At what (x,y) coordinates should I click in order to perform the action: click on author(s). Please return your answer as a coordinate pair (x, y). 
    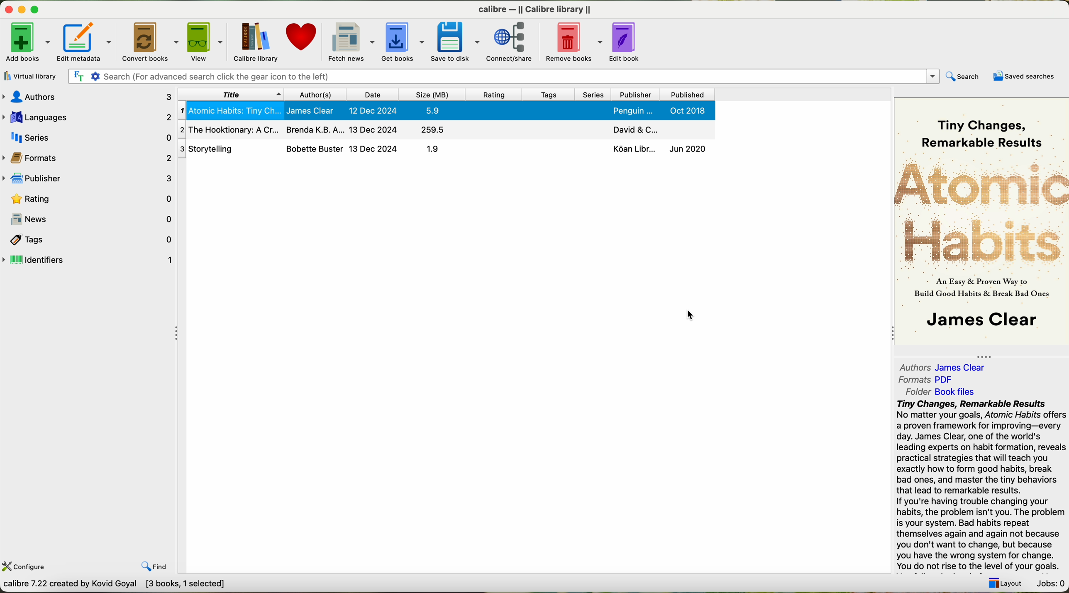
    Looking at the image, I should click on (316, 95).